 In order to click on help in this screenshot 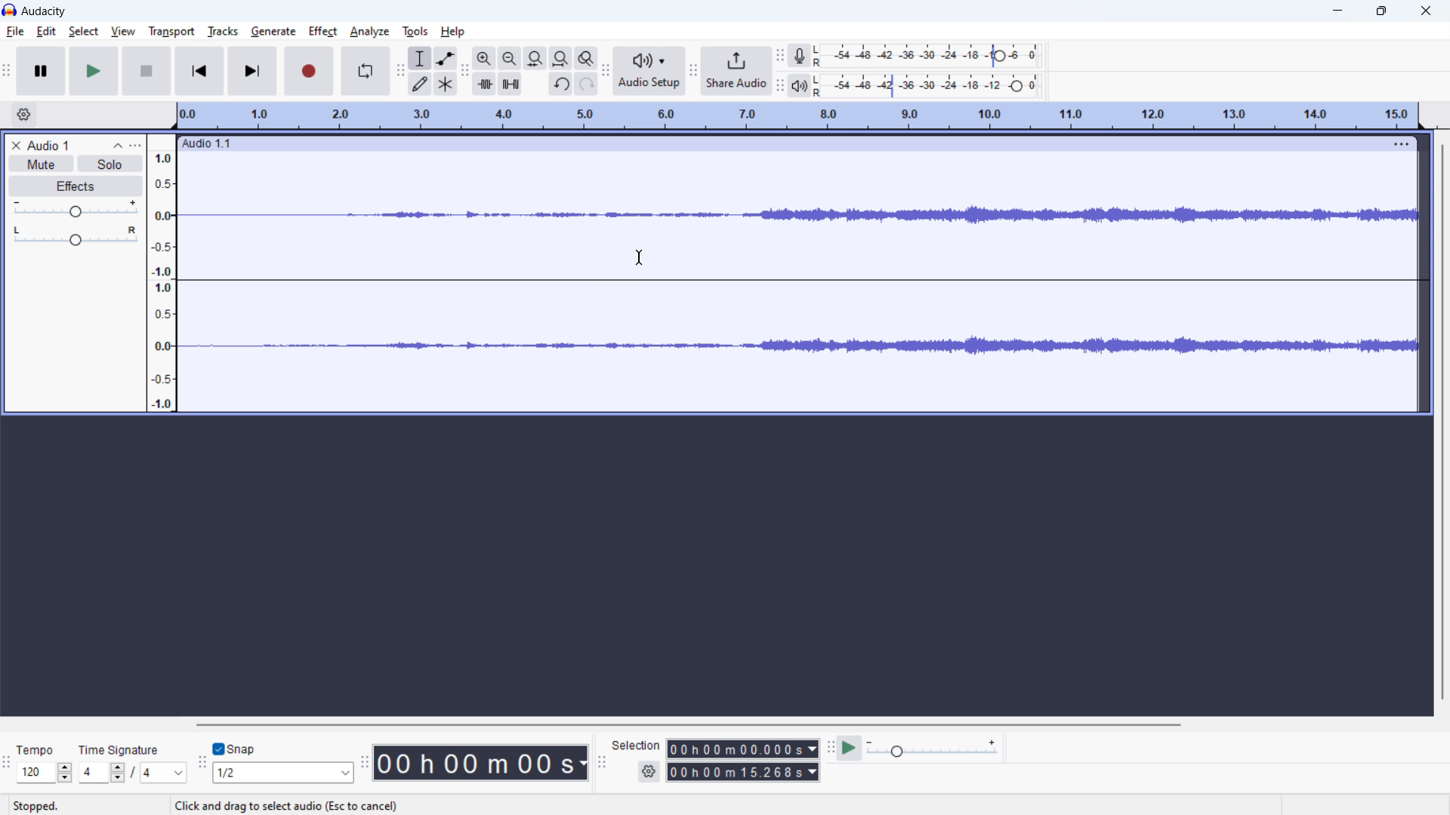, I will do `click(454, 32)`.